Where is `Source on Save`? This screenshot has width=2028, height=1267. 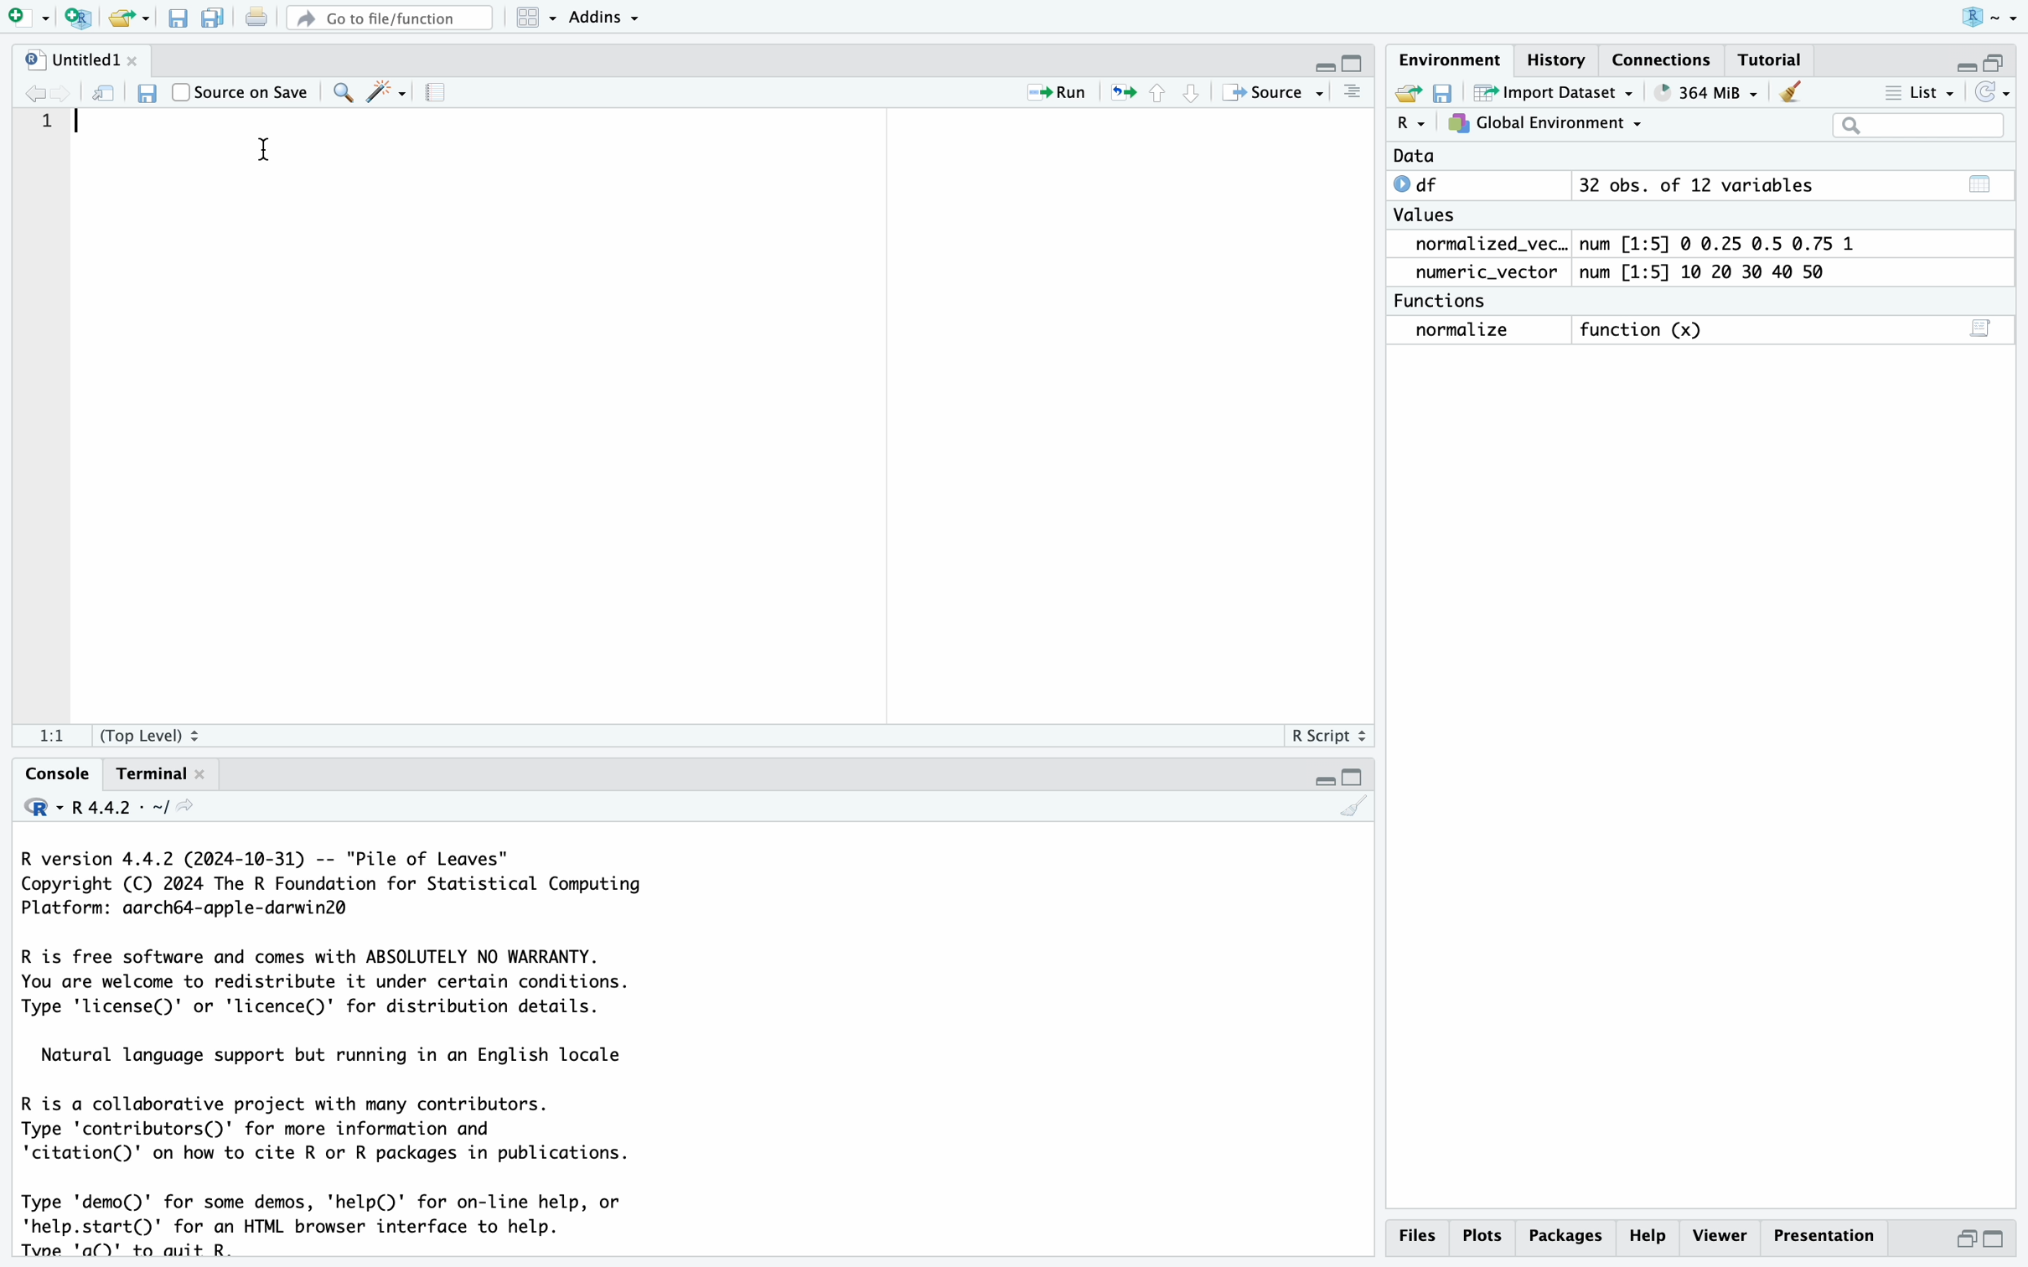
Source on Save is located at coordinates (242, 90).